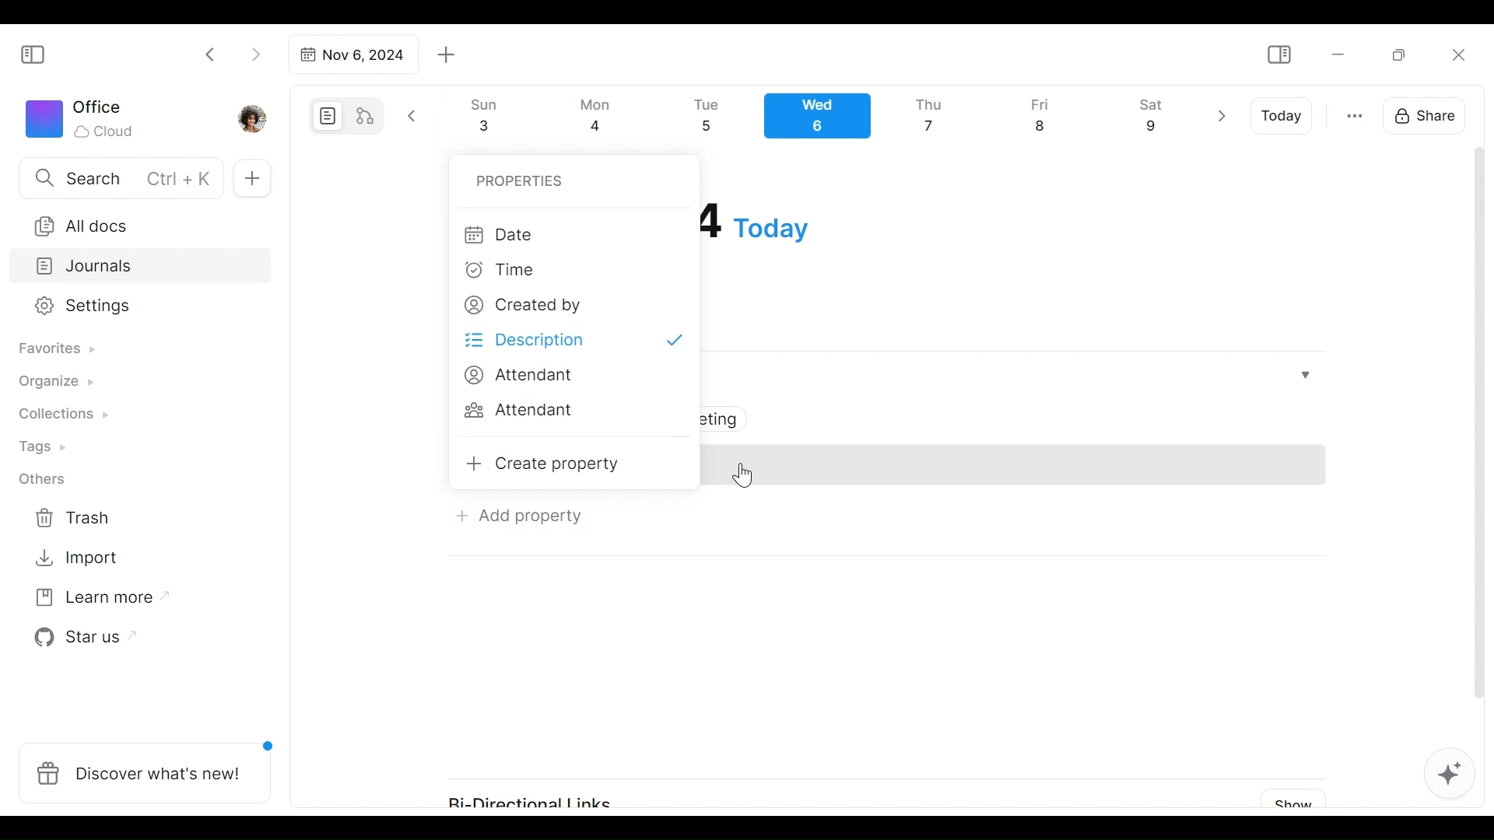 This screenshot has height=840, width=1494. I want to click on Close, so click(1457, 54).